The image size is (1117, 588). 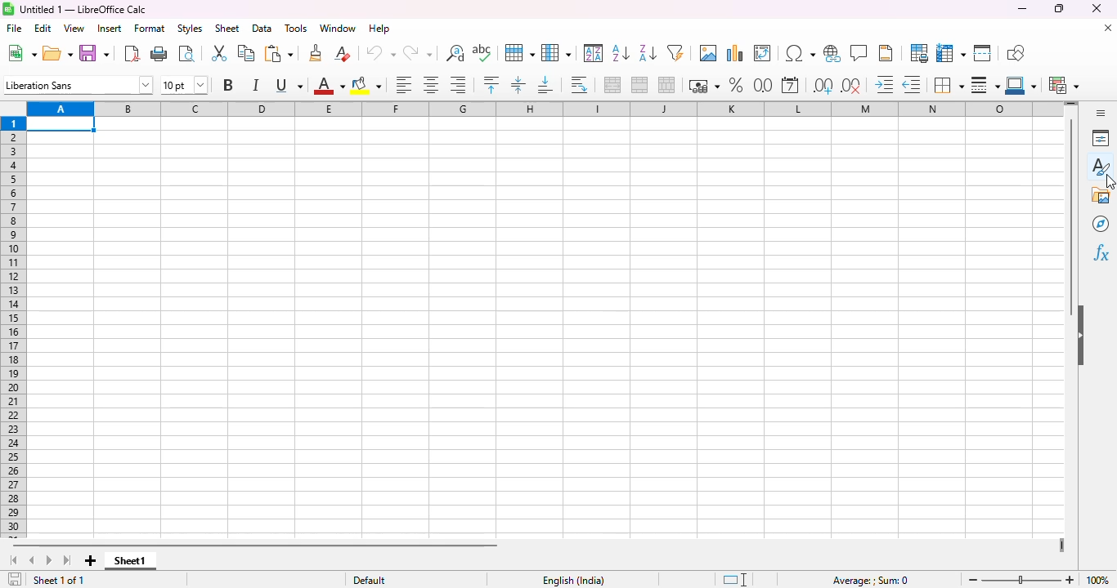 I want to click on gallery, so click(x=1101, y=195).